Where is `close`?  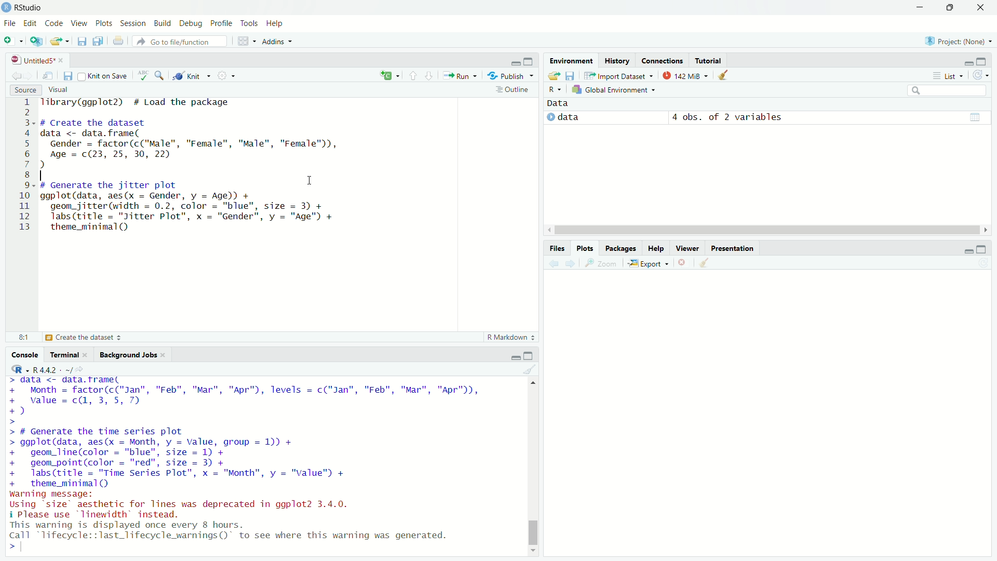
close is located at coordinates (88, 354).